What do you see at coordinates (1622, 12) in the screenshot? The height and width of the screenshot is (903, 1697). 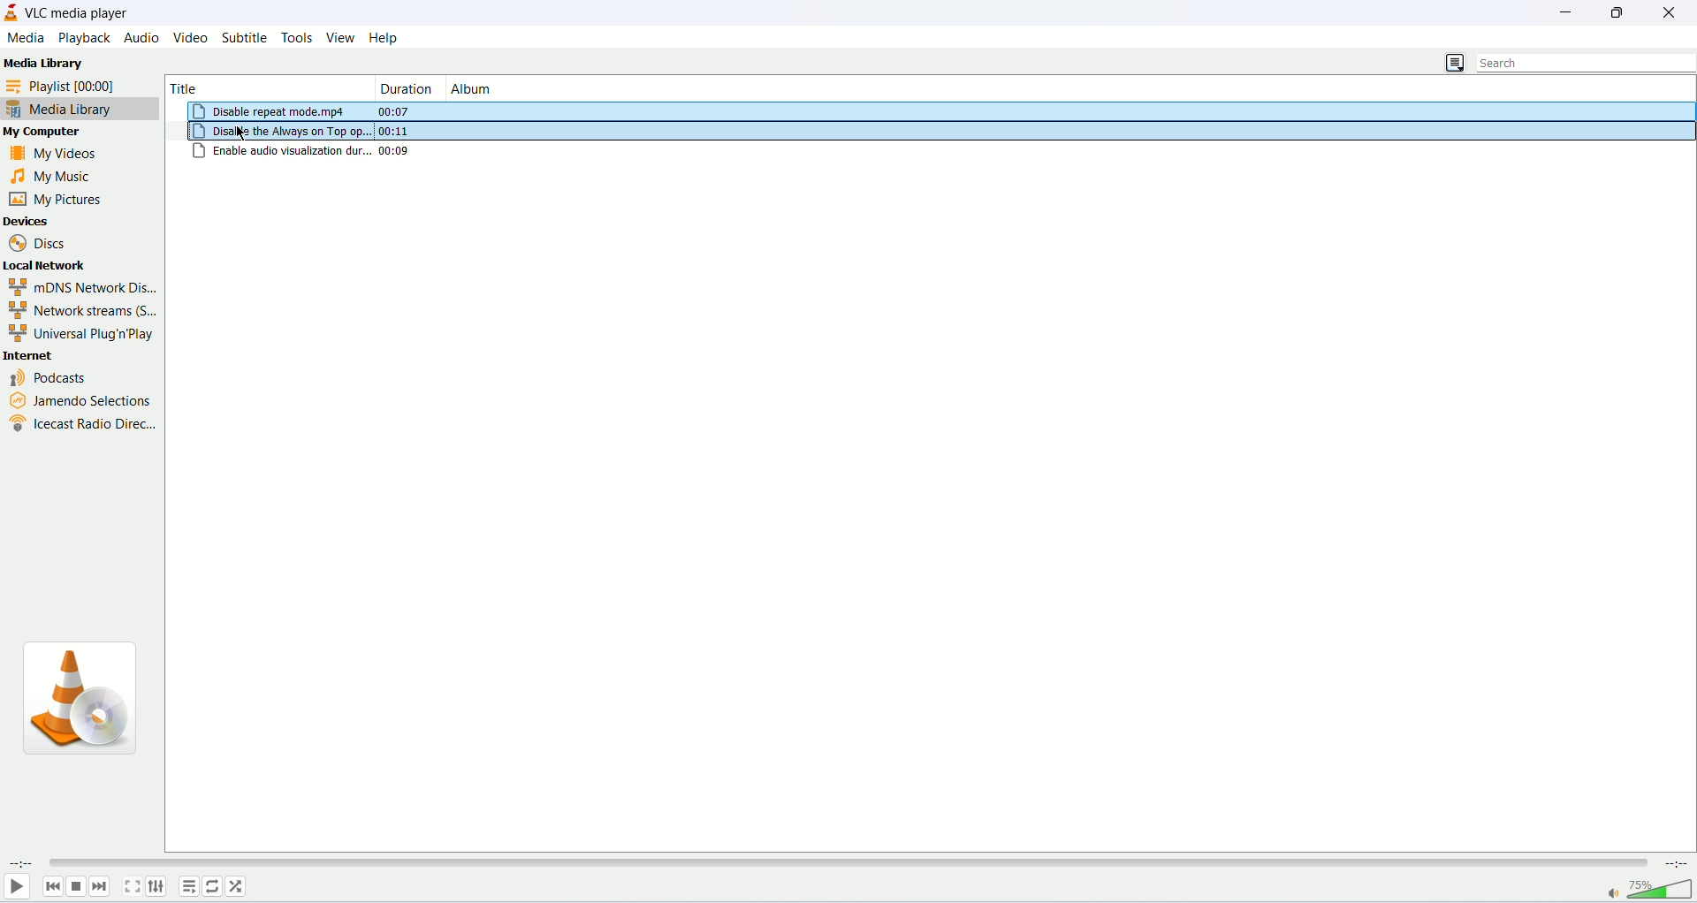 I see `maximize` at bounding box center [1622, 12].